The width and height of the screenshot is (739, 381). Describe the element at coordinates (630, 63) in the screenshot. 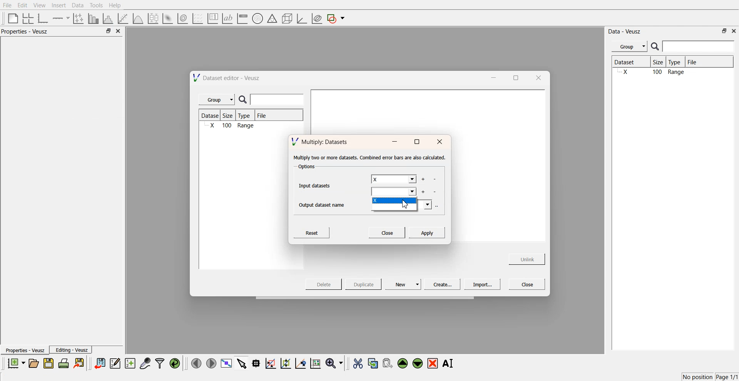

I see `Dataset` at that location.